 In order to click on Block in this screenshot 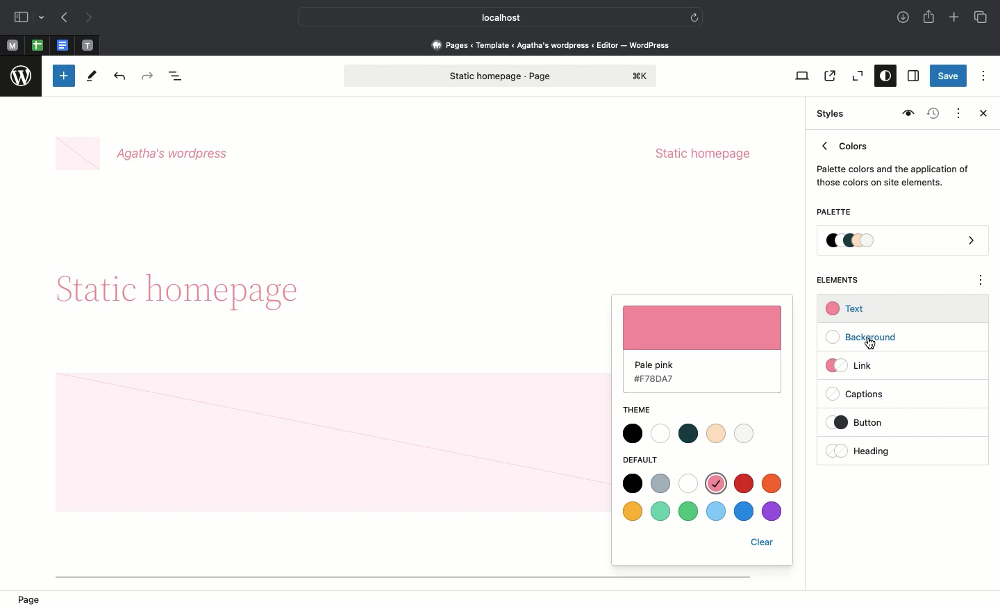, I will do `click(328, 440)`.